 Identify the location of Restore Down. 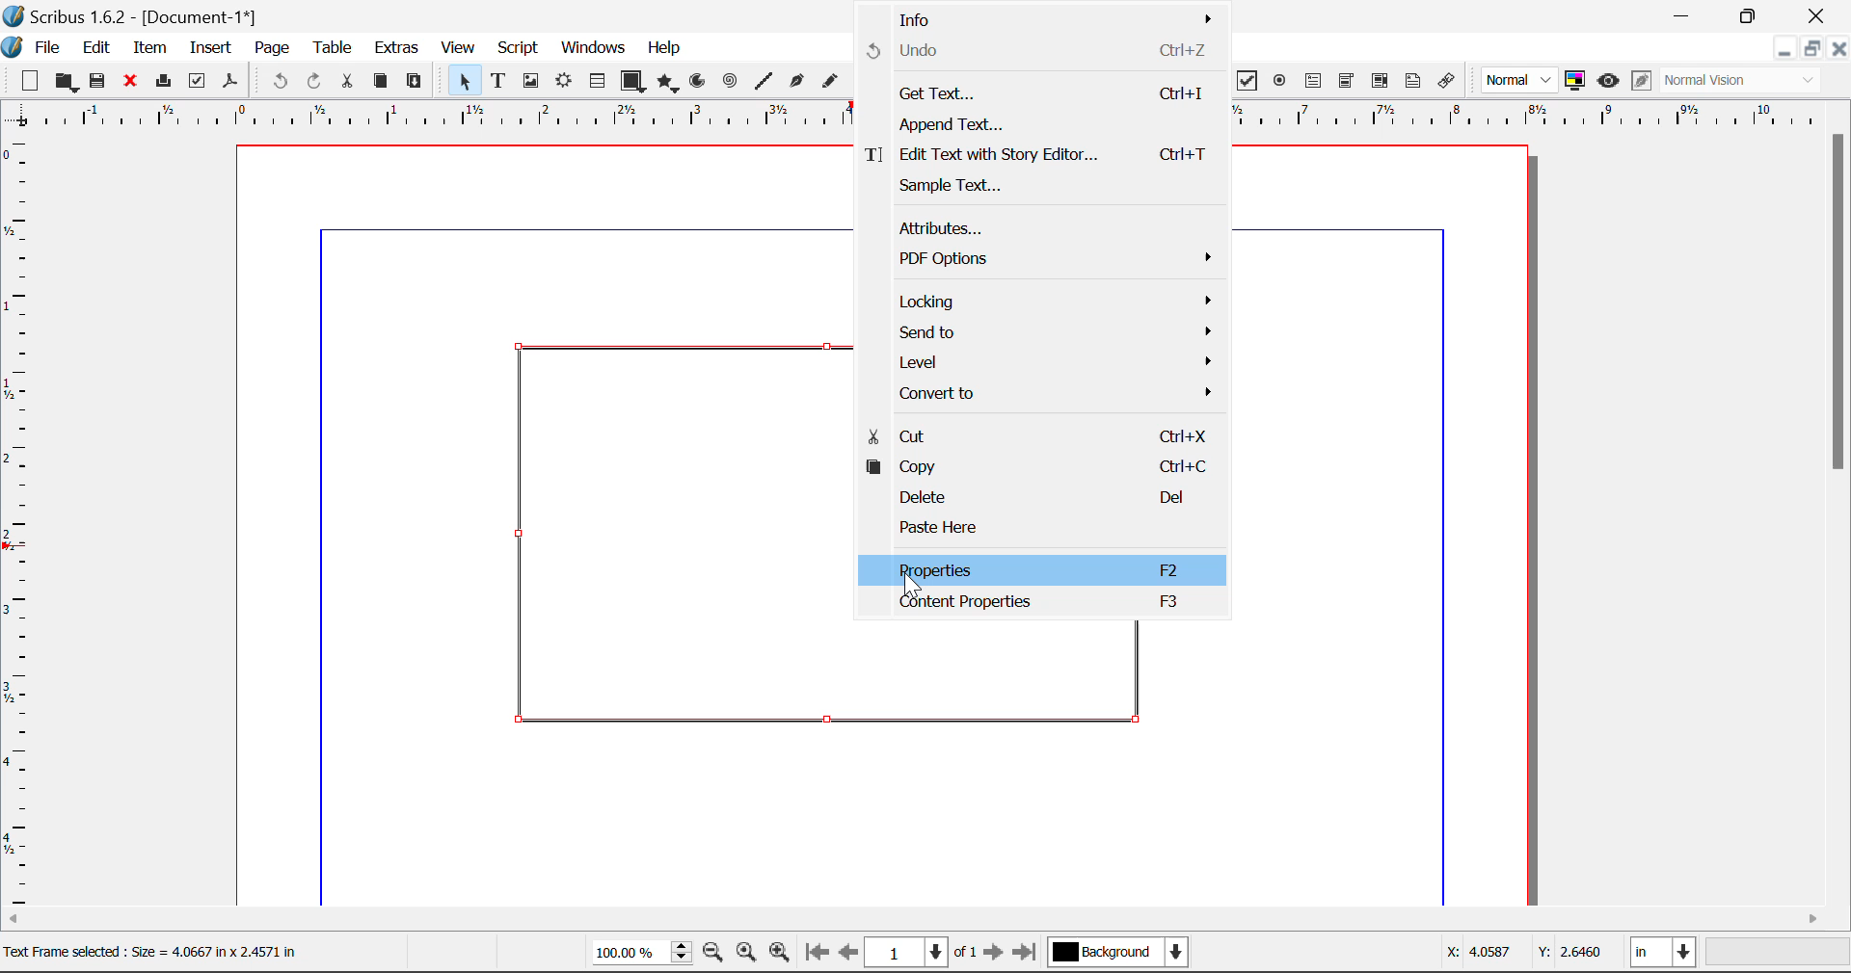
(1784, 48).